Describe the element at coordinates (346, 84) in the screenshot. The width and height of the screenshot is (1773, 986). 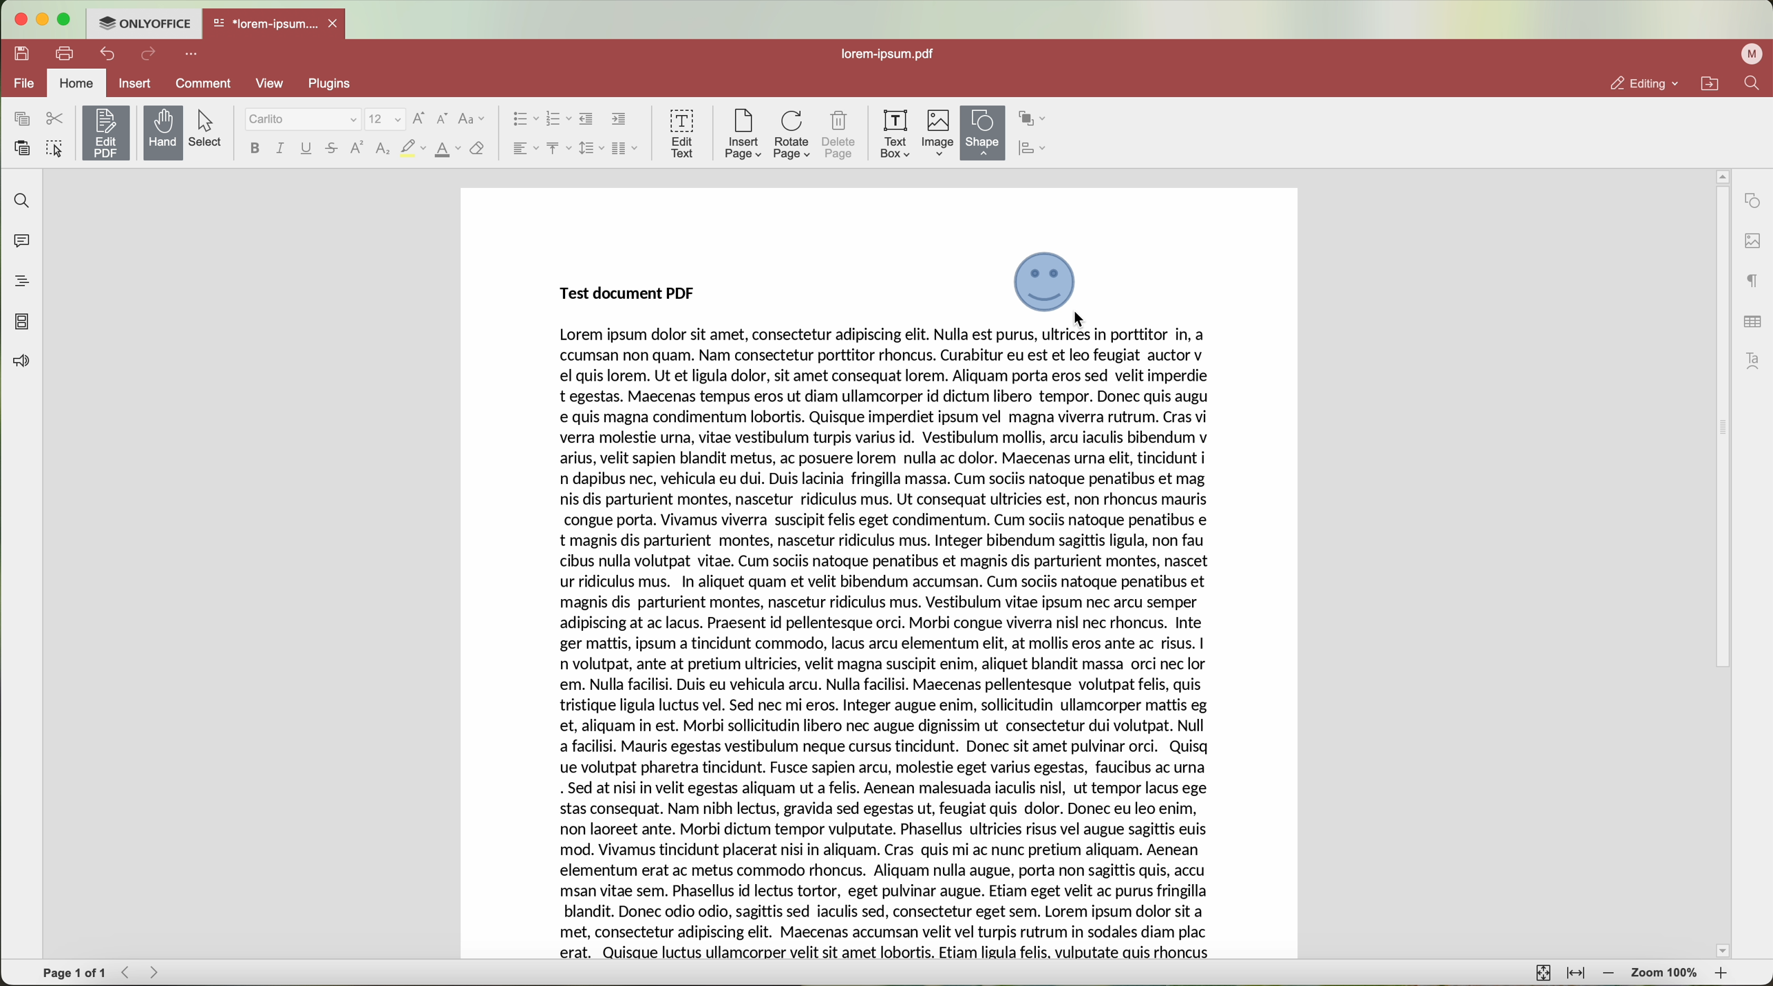
I see `plugins` at that location.